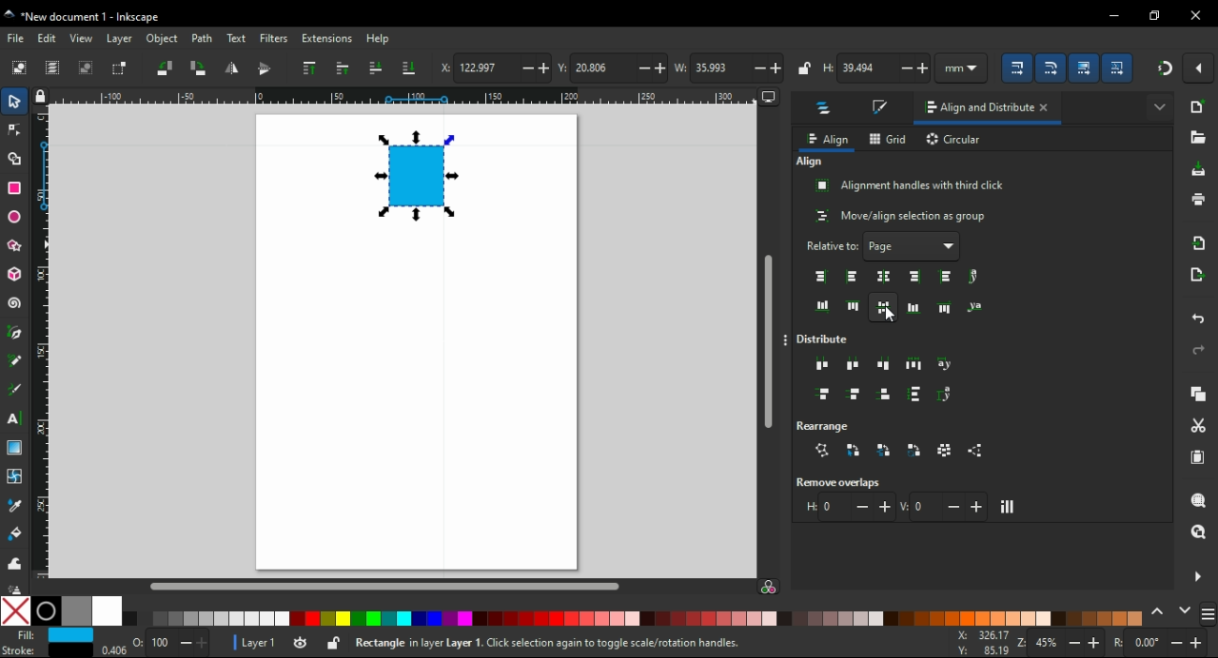  Describe the element at coordinates (14, 130) in the screenshot. I see `node tools` at that location.